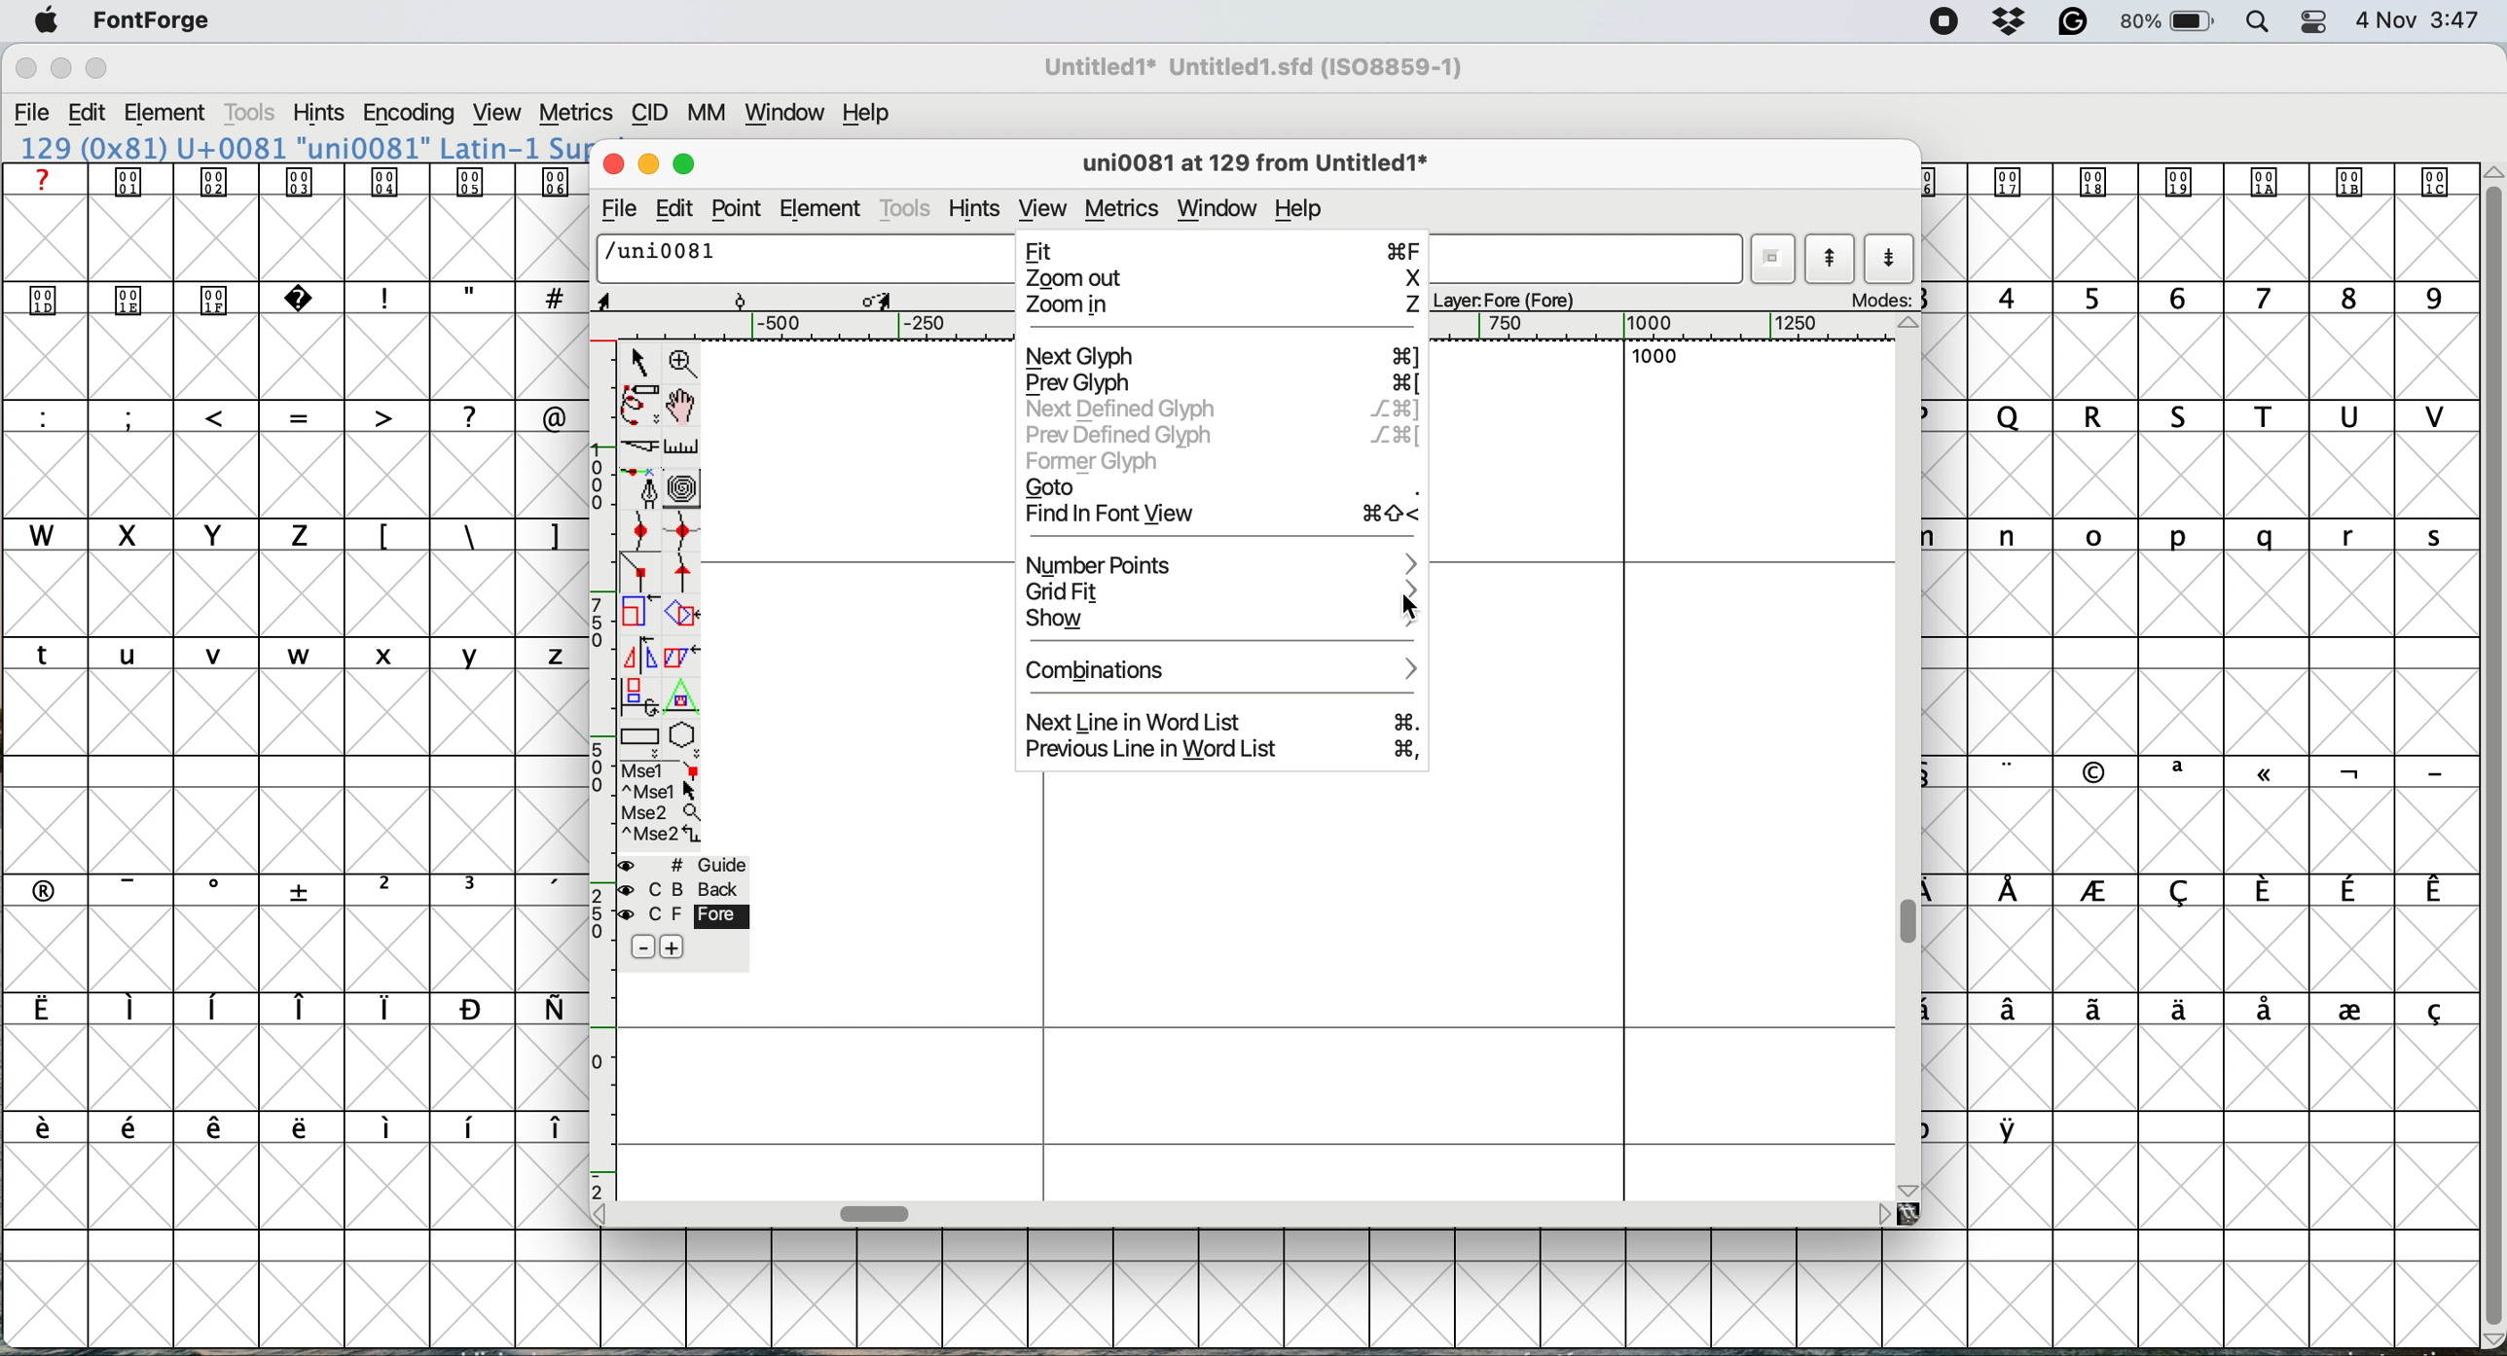 The image size is (2507, 1356). I want to click on hints, so click(976, 207).